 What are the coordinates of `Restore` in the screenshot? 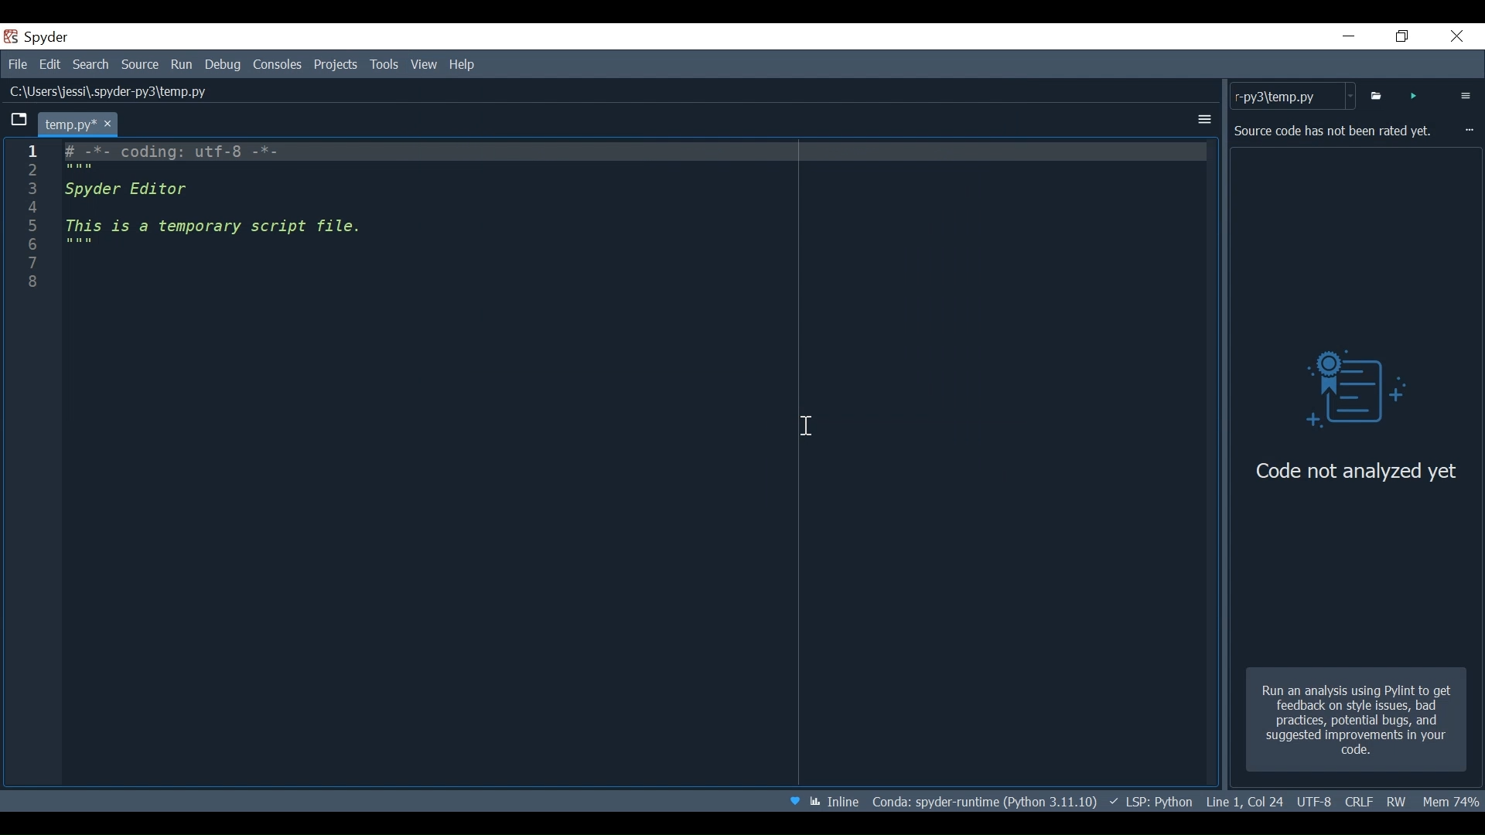 It's located at (1402, 36).